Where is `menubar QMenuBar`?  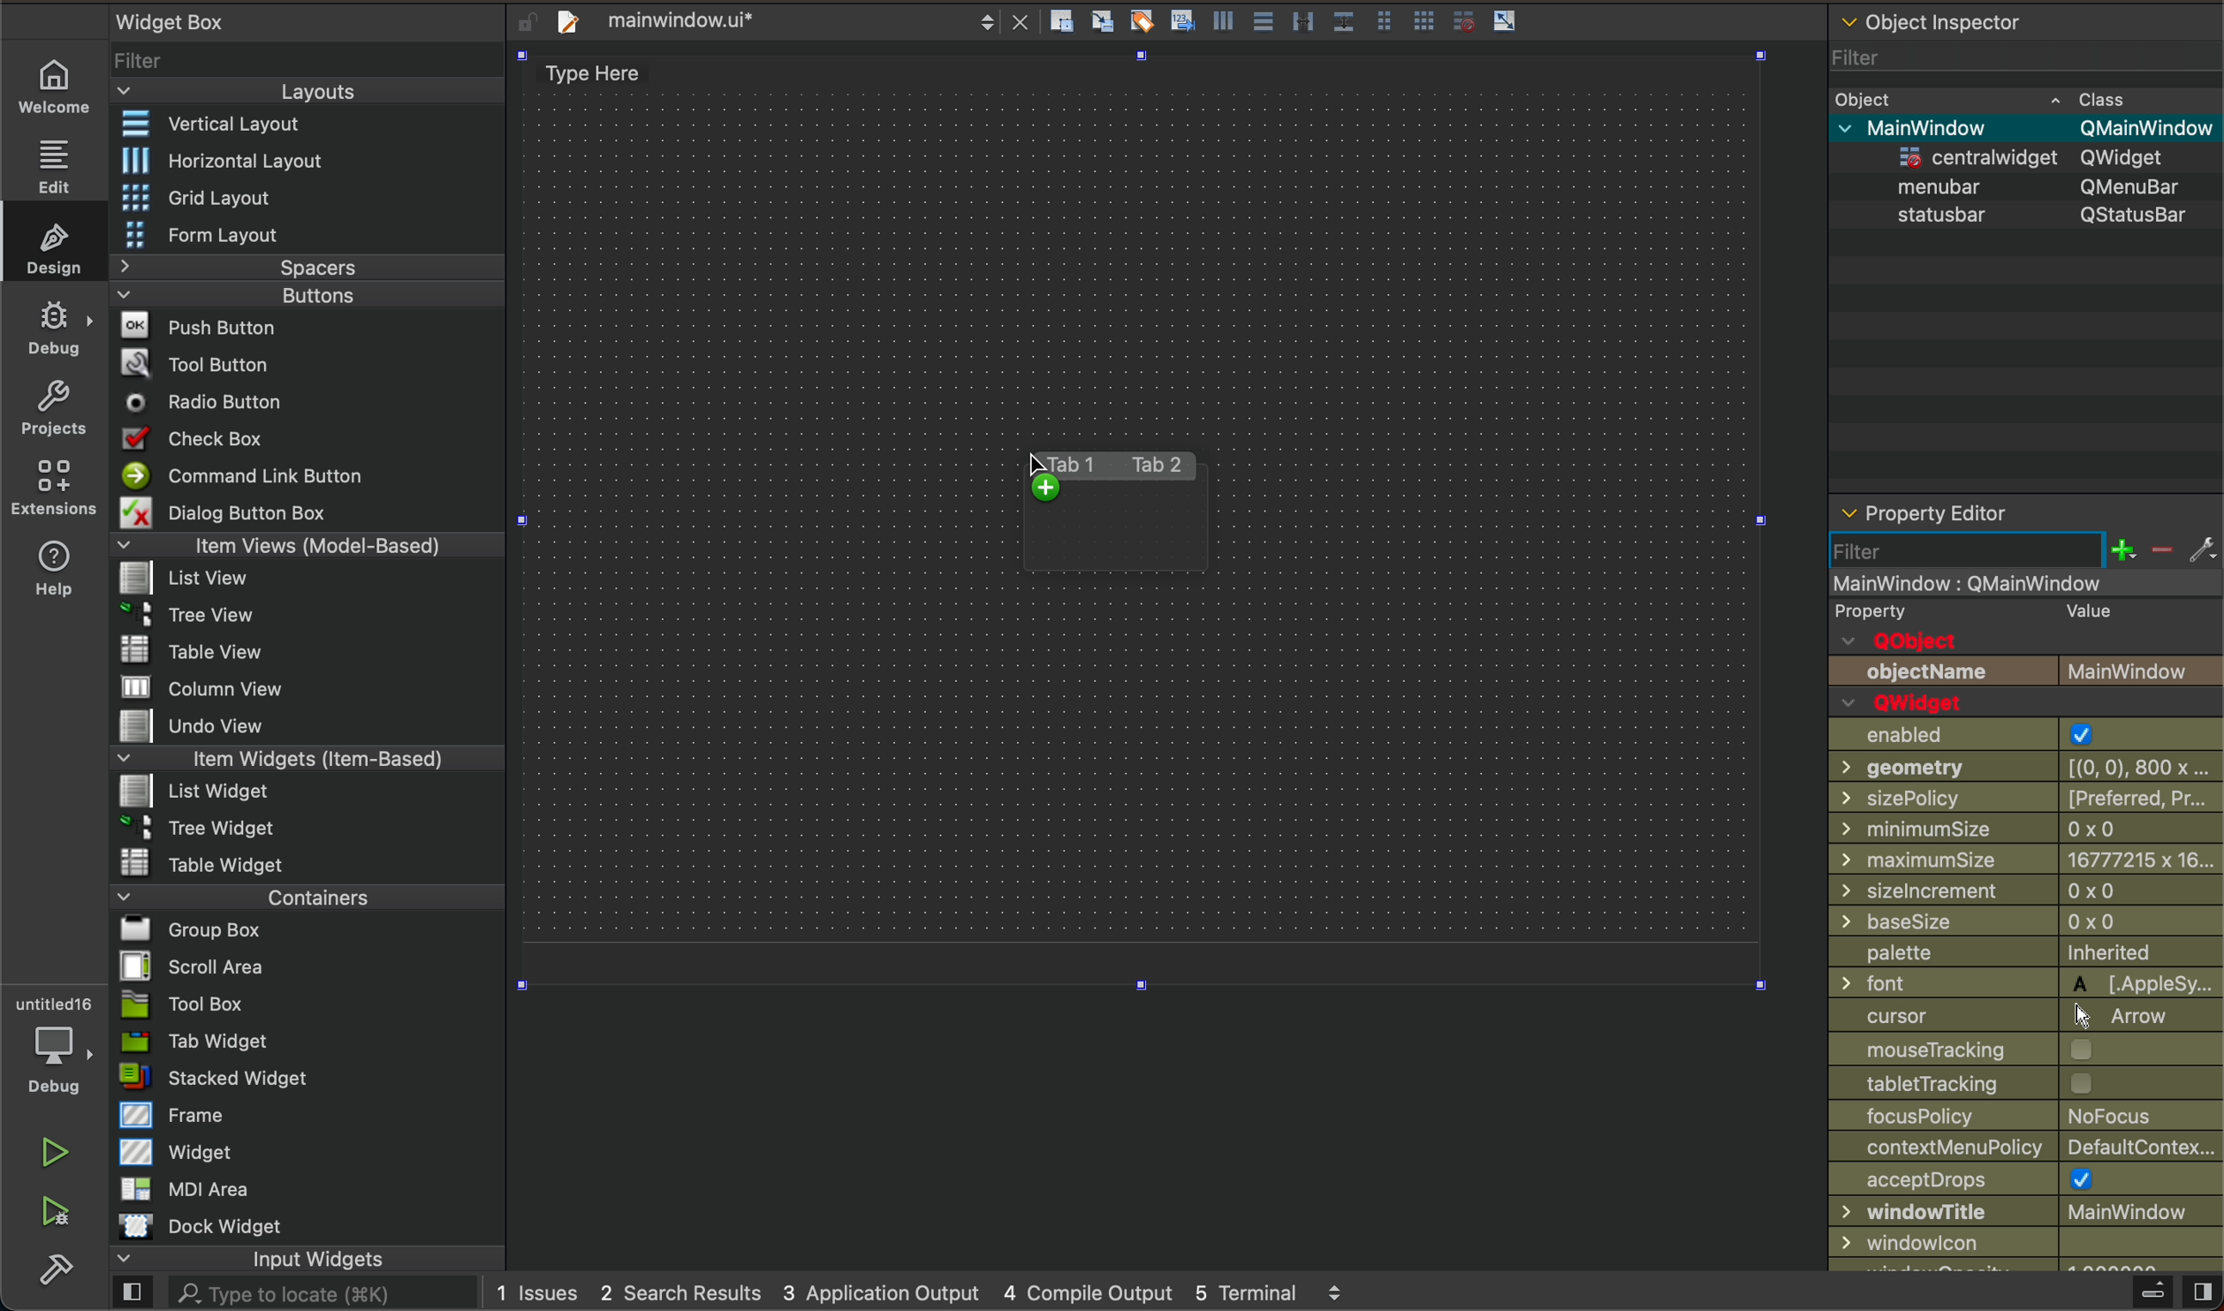
menubar QMenuBar is located at coordinates (2022, 185).